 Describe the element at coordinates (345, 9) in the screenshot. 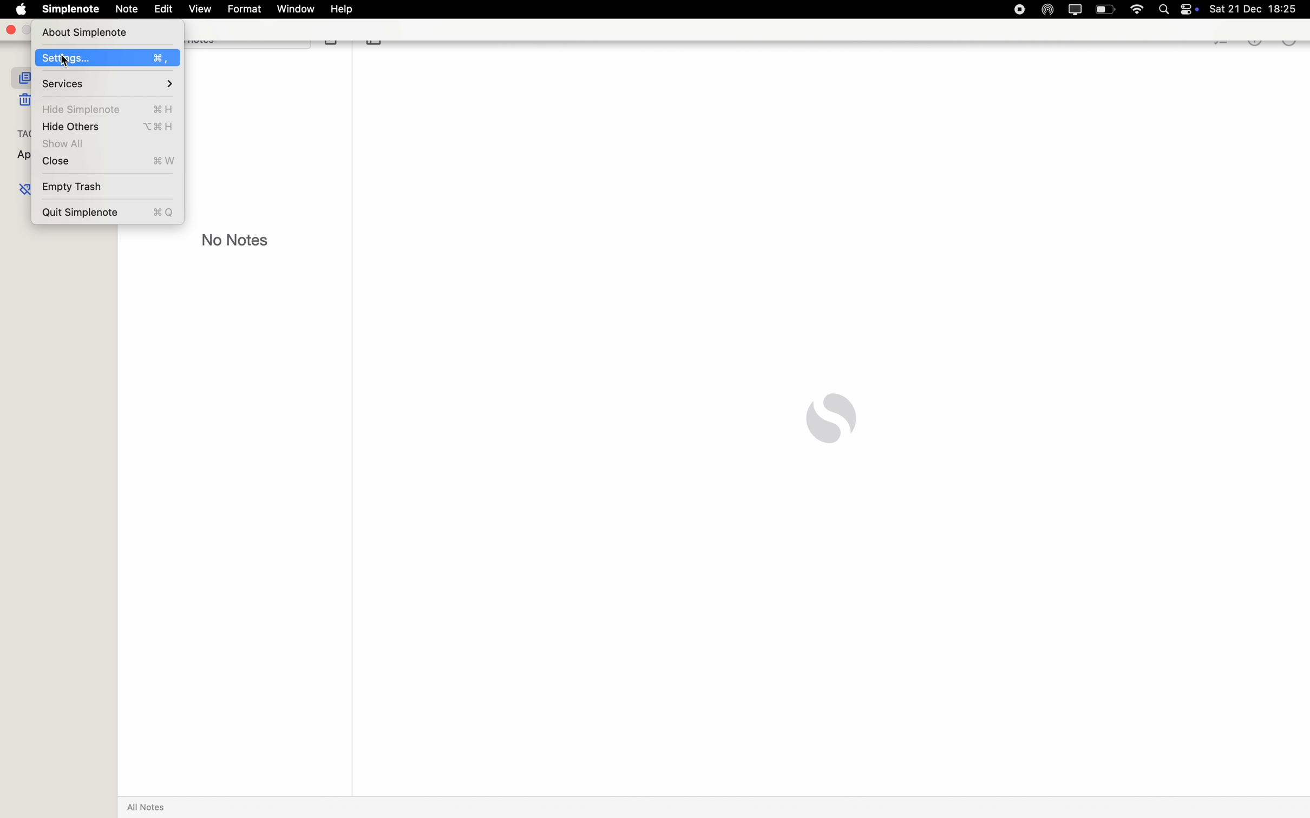

I see `help` at that location.